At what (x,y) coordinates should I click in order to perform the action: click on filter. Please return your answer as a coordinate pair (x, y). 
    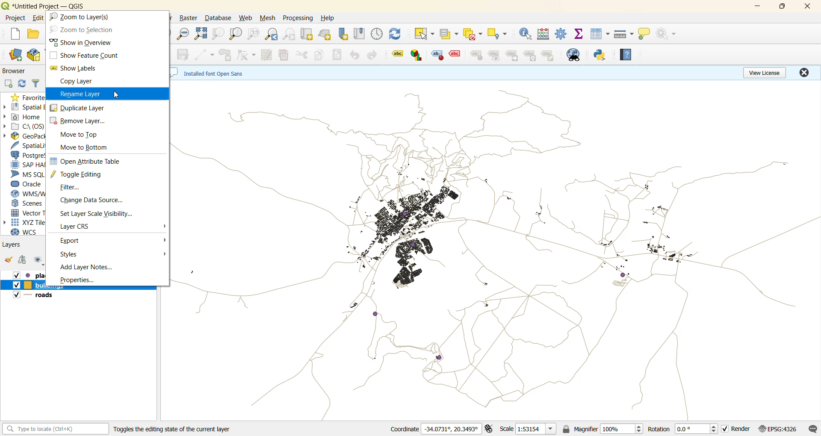
    Looking at the image, I should click on (74, 188).